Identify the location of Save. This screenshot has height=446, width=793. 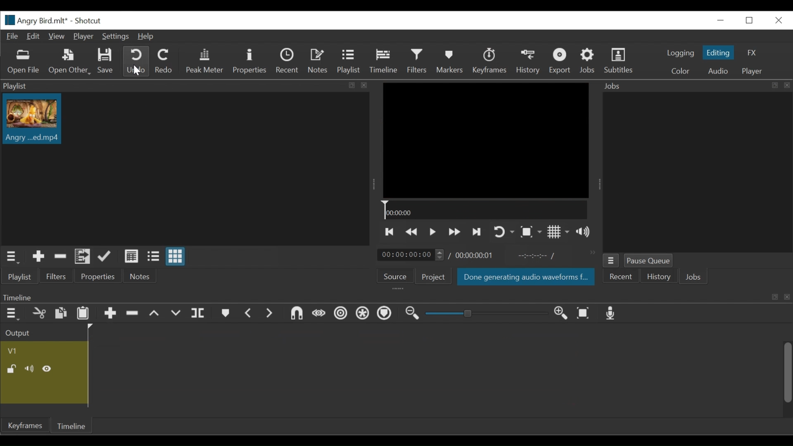
(104, 61).